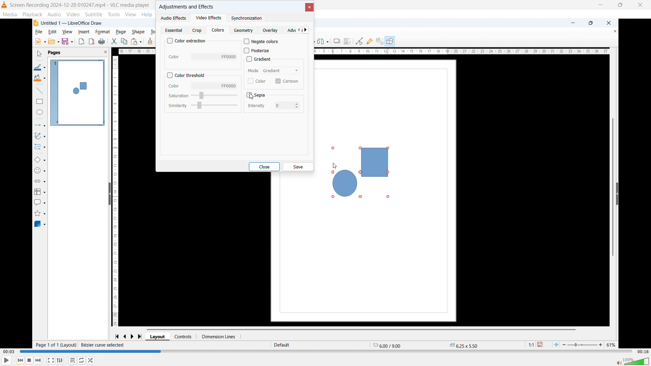 The height and width of the screenshot is (366, 651). Describe the element at coordinates (214, 105) in the screenshot. I see `Select similarity ` at that location.